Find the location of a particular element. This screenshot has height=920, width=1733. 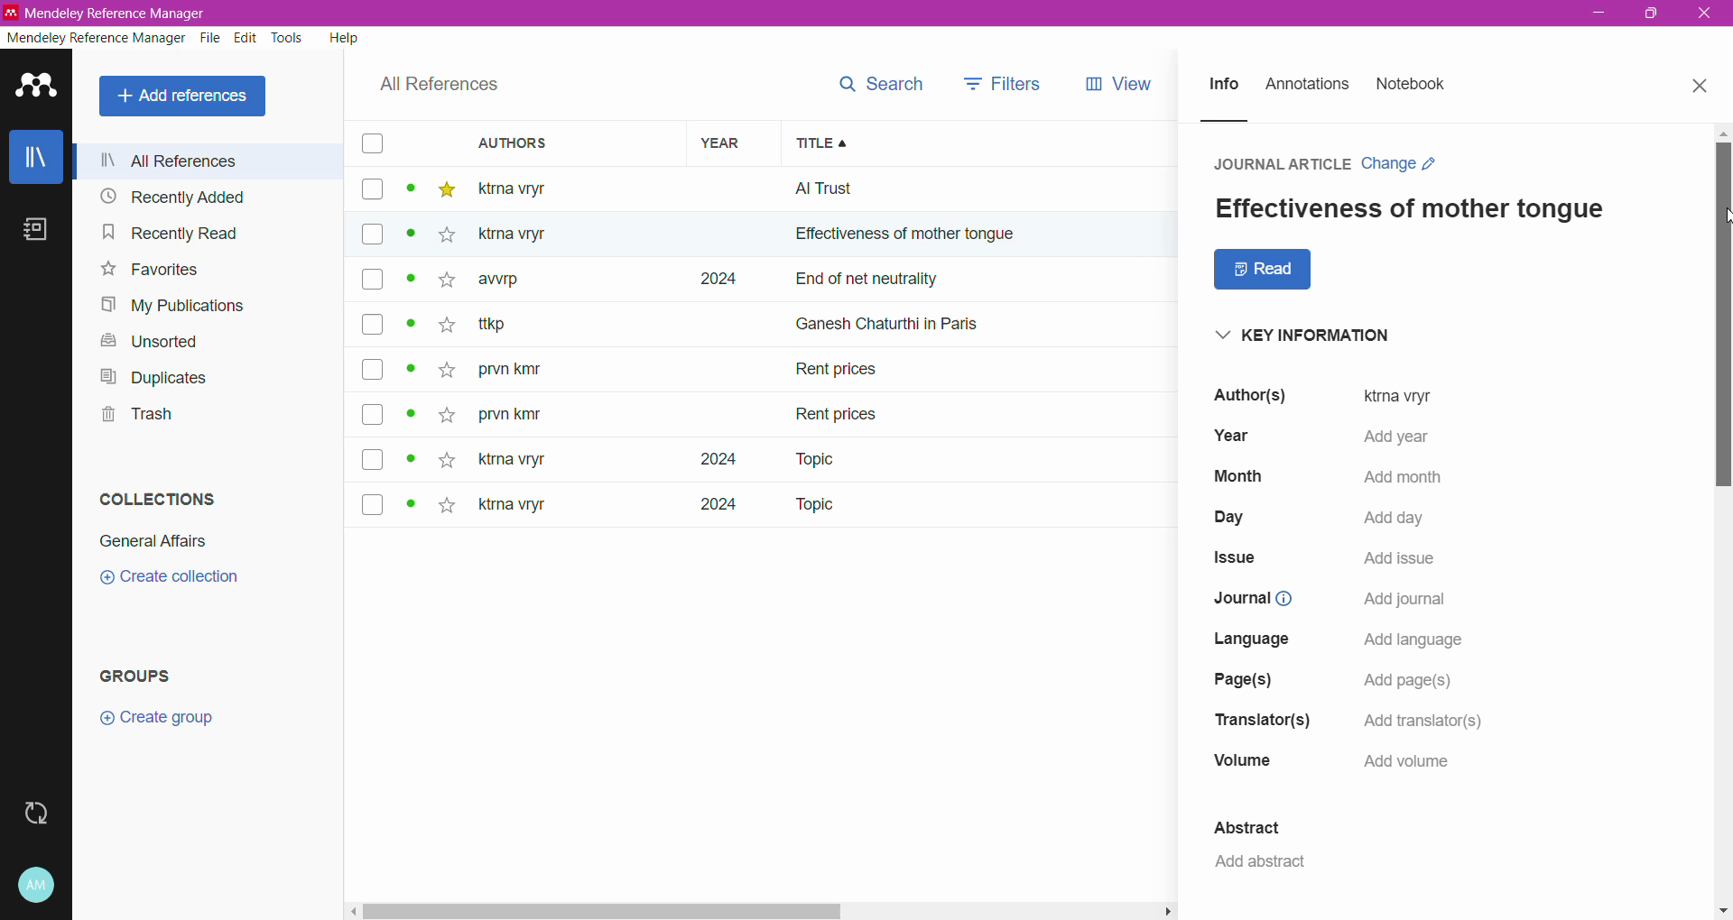

Vertical Scroll Bar is located at coordinates (1722, 521).